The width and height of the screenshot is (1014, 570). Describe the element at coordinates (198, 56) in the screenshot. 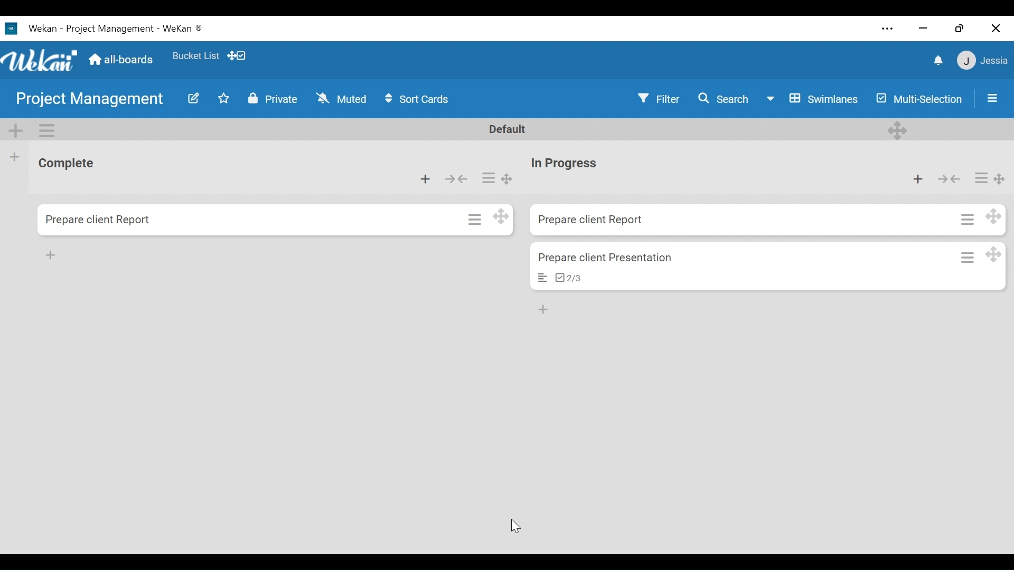

I see `Favorites` at that location.